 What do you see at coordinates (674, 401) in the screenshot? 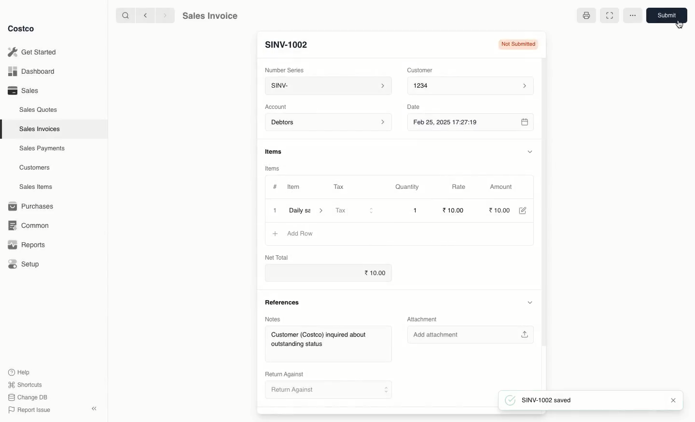
I see `Close` at bounding box center [674, 401].